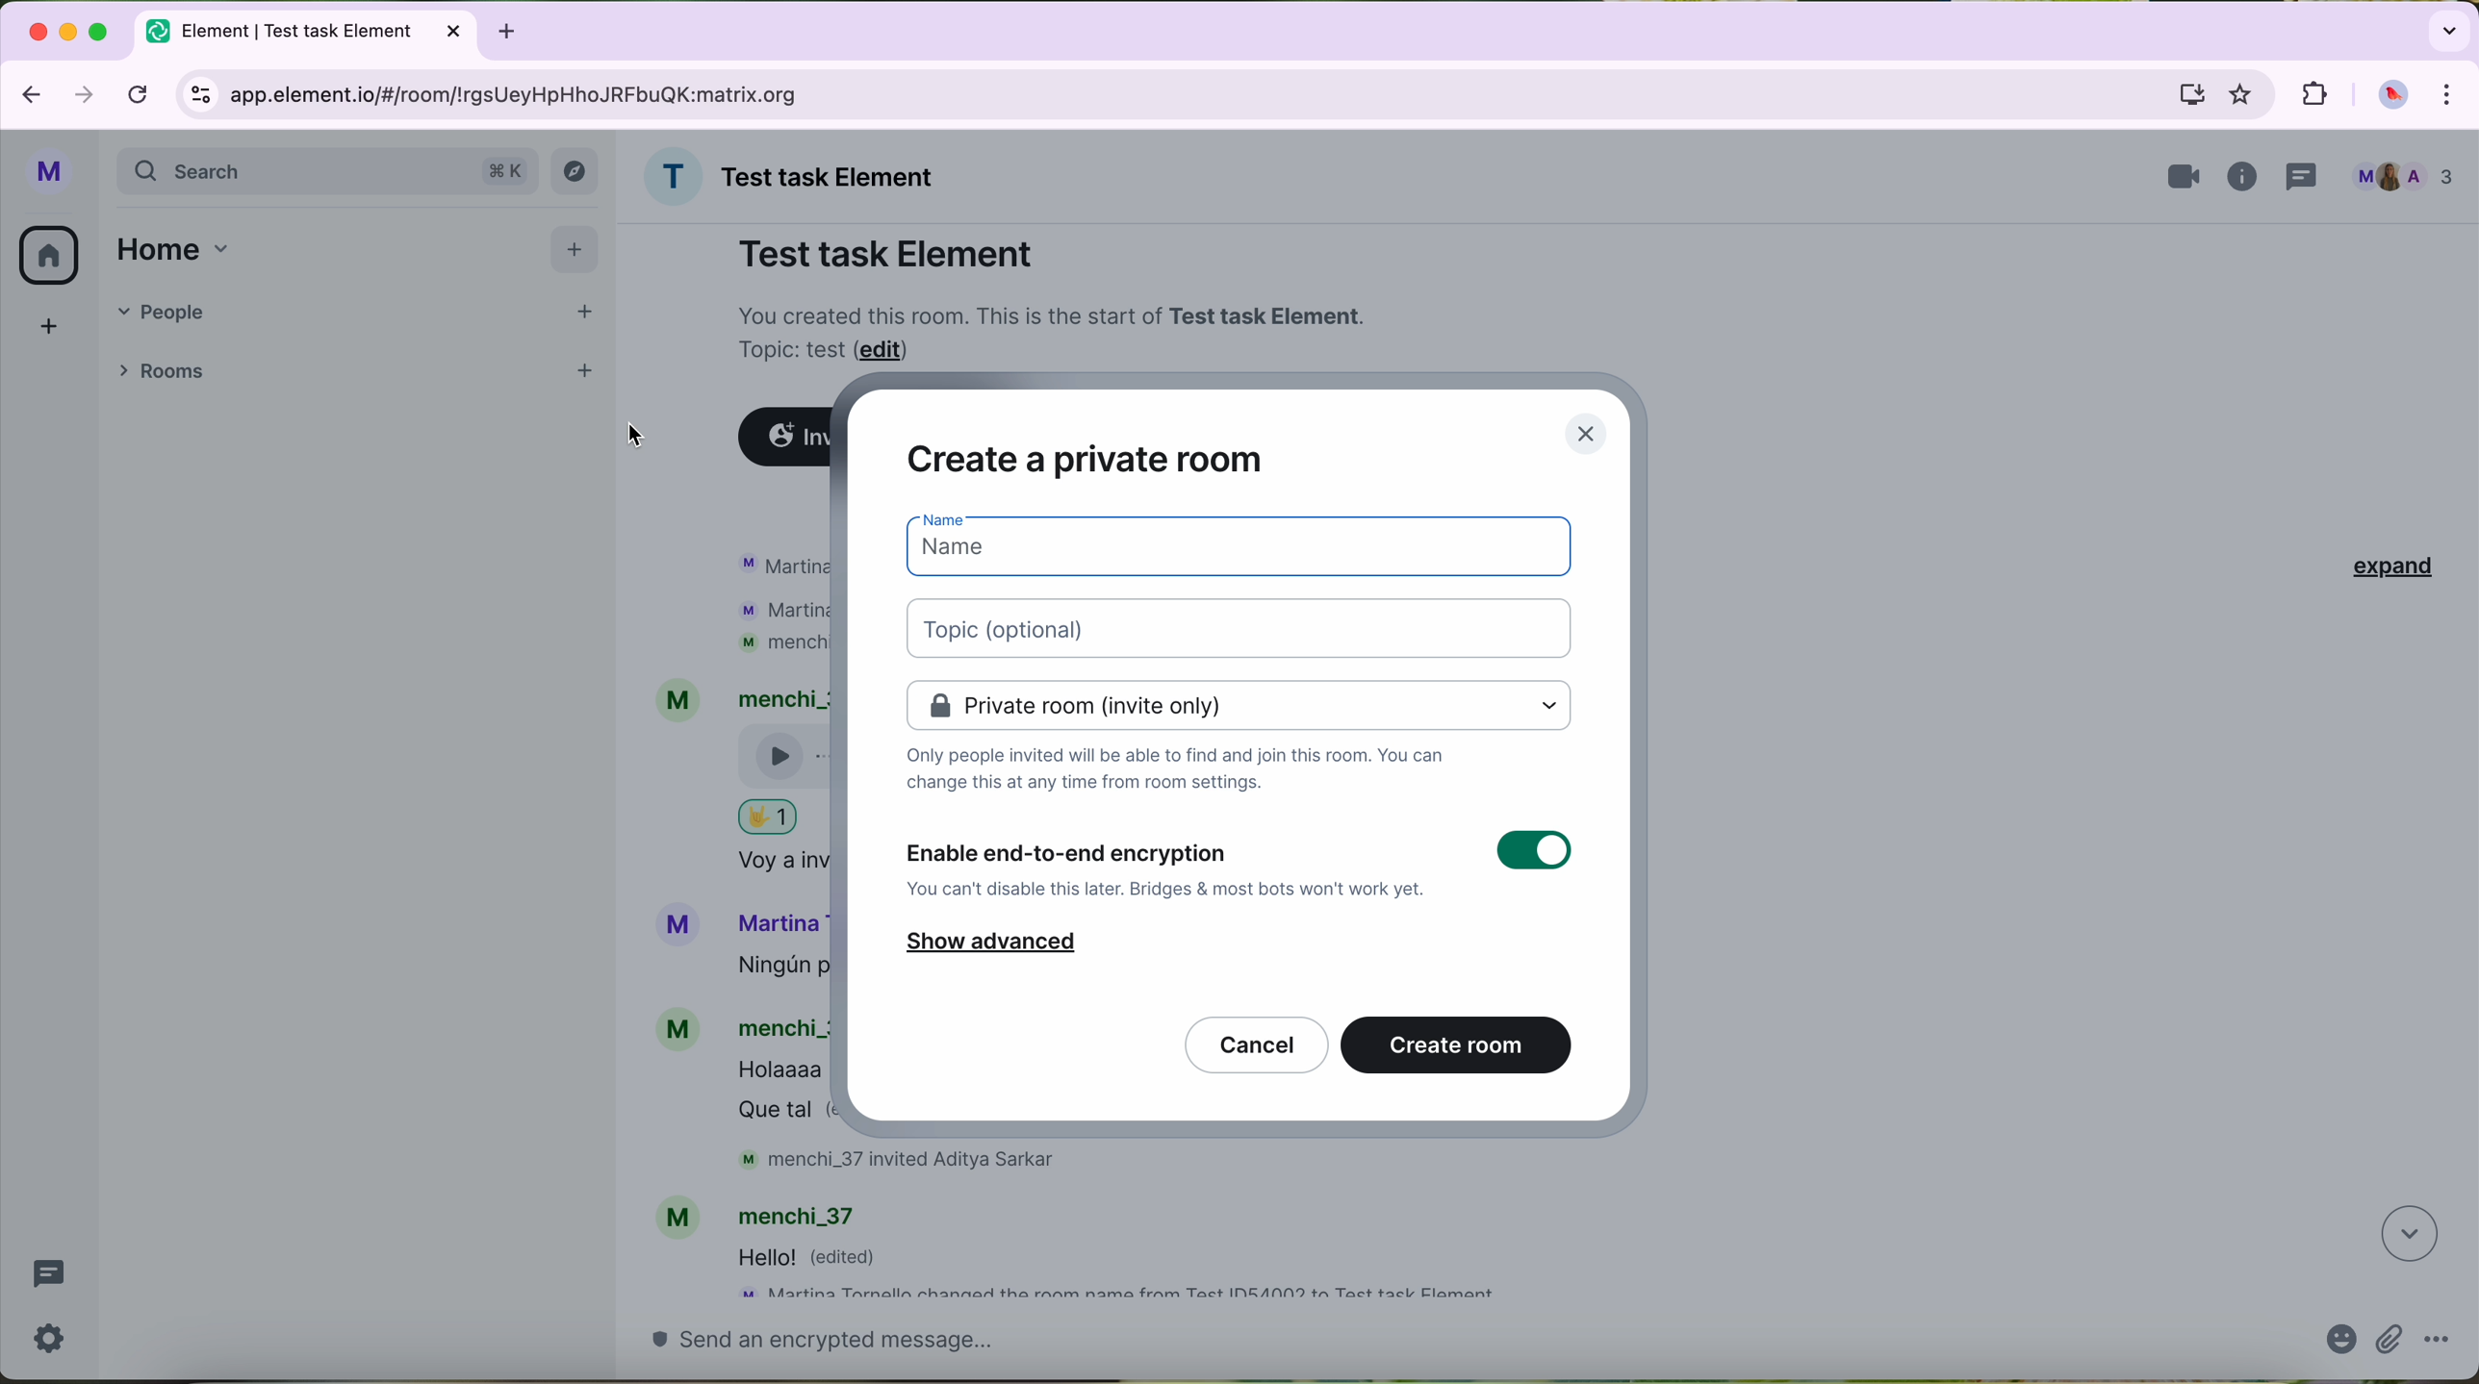  Describe the element at coordinates (1177, 775) in the screenshot. I see `notes` at that location.